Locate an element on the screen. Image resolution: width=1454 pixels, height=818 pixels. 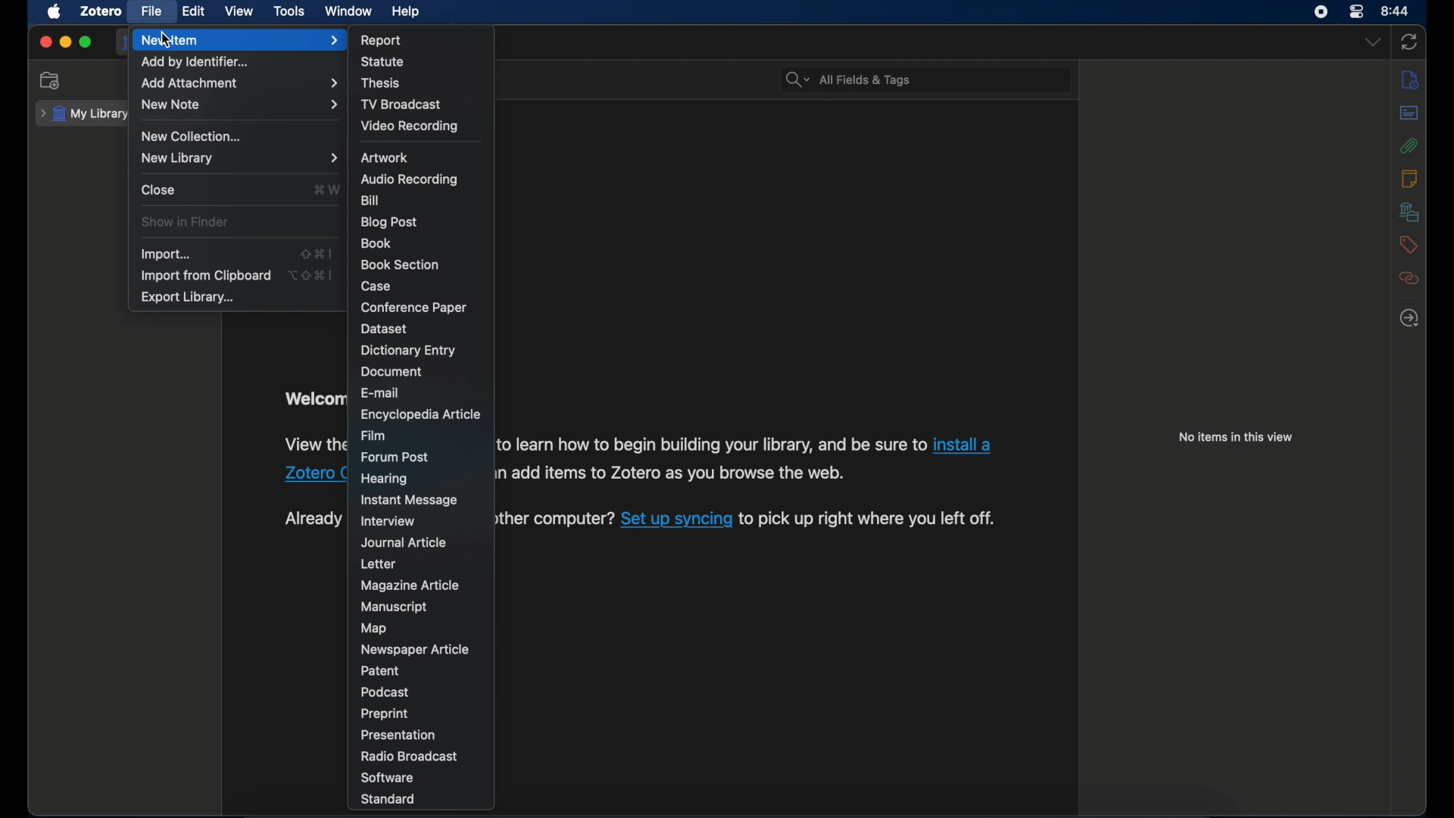
libraries is located at coordinates (1409, 211).